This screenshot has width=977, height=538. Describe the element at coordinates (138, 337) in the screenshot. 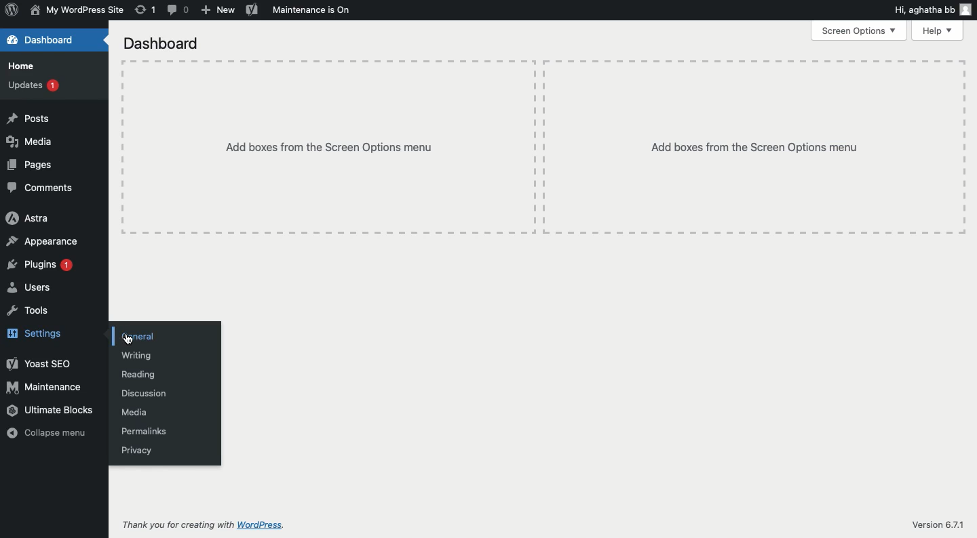

I see `General` at that location.